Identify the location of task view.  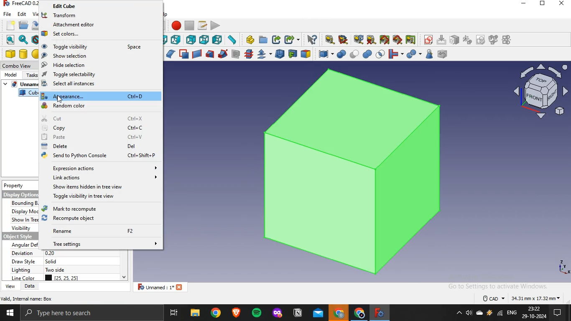
(175, 313).